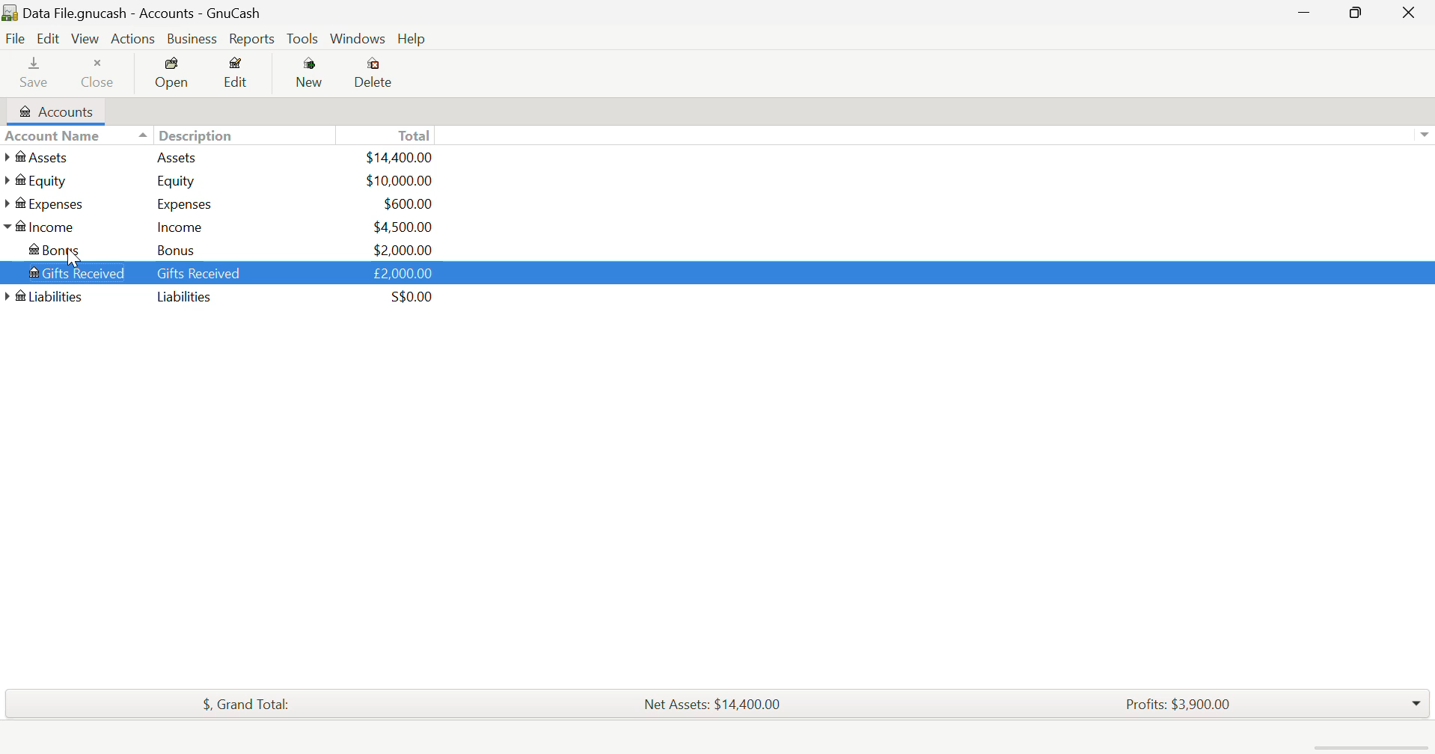 Image resolution: width=1435 pixels, height=754 pixels. Describe the element at coordinates (1307, 12) in the screenshot. I see `Restore Down` at that location.